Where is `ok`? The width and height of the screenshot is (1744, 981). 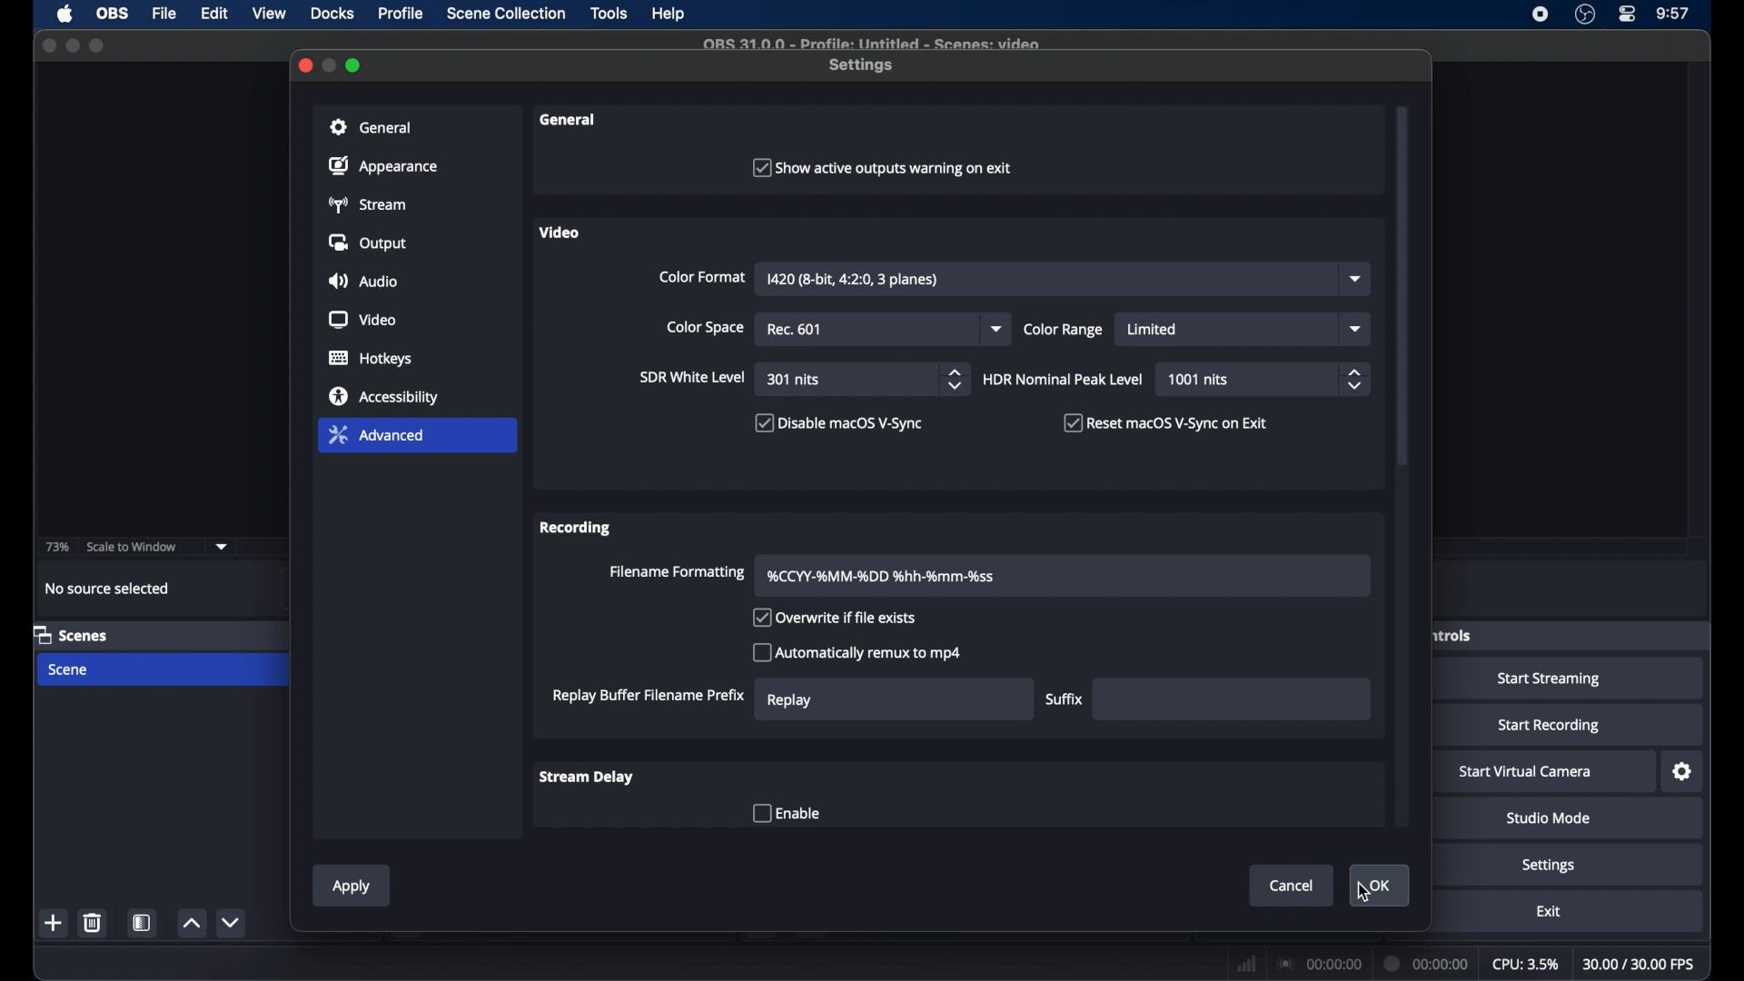
ok is located at coordinates (1381, 887).